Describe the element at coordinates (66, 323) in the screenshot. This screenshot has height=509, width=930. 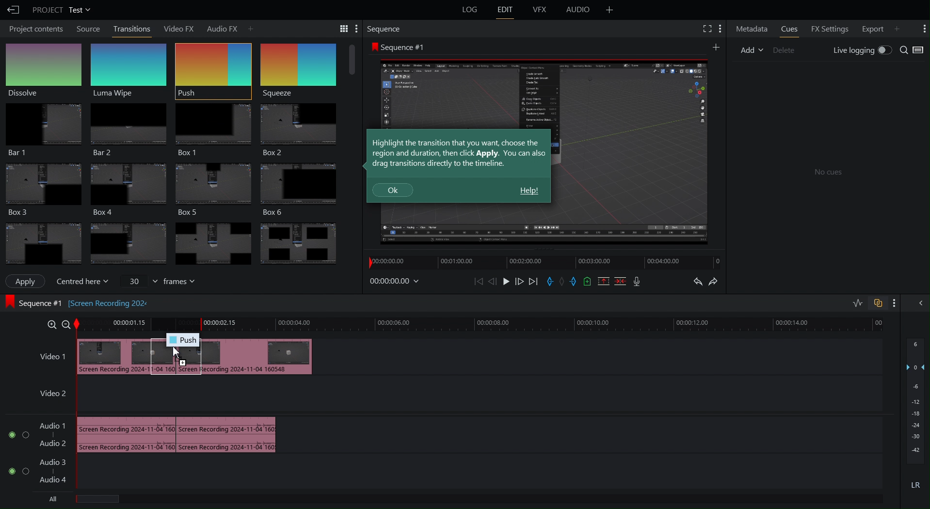
I see `zoom out` at that location.